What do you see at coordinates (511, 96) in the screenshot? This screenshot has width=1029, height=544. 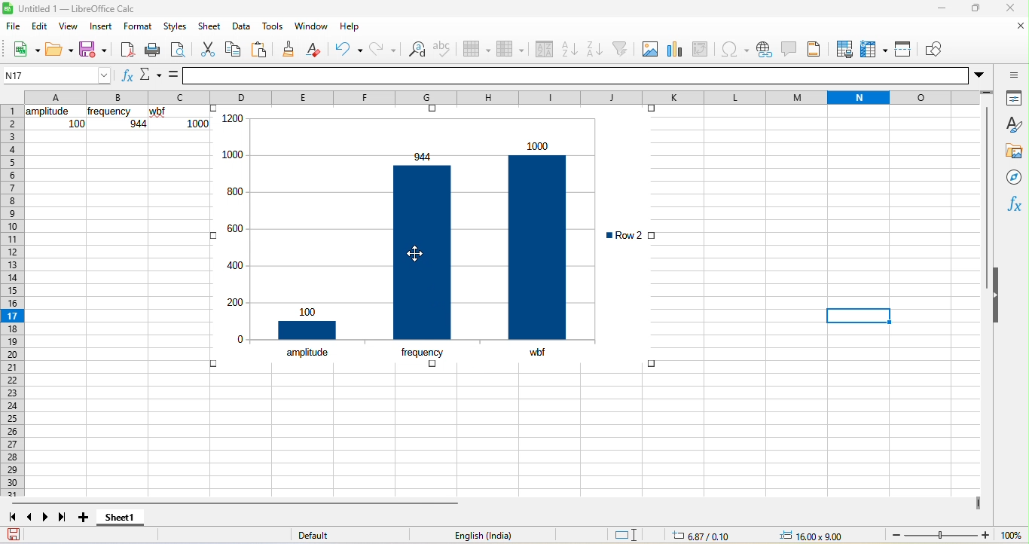 I see `column headings` at bounding box center [511, 96].